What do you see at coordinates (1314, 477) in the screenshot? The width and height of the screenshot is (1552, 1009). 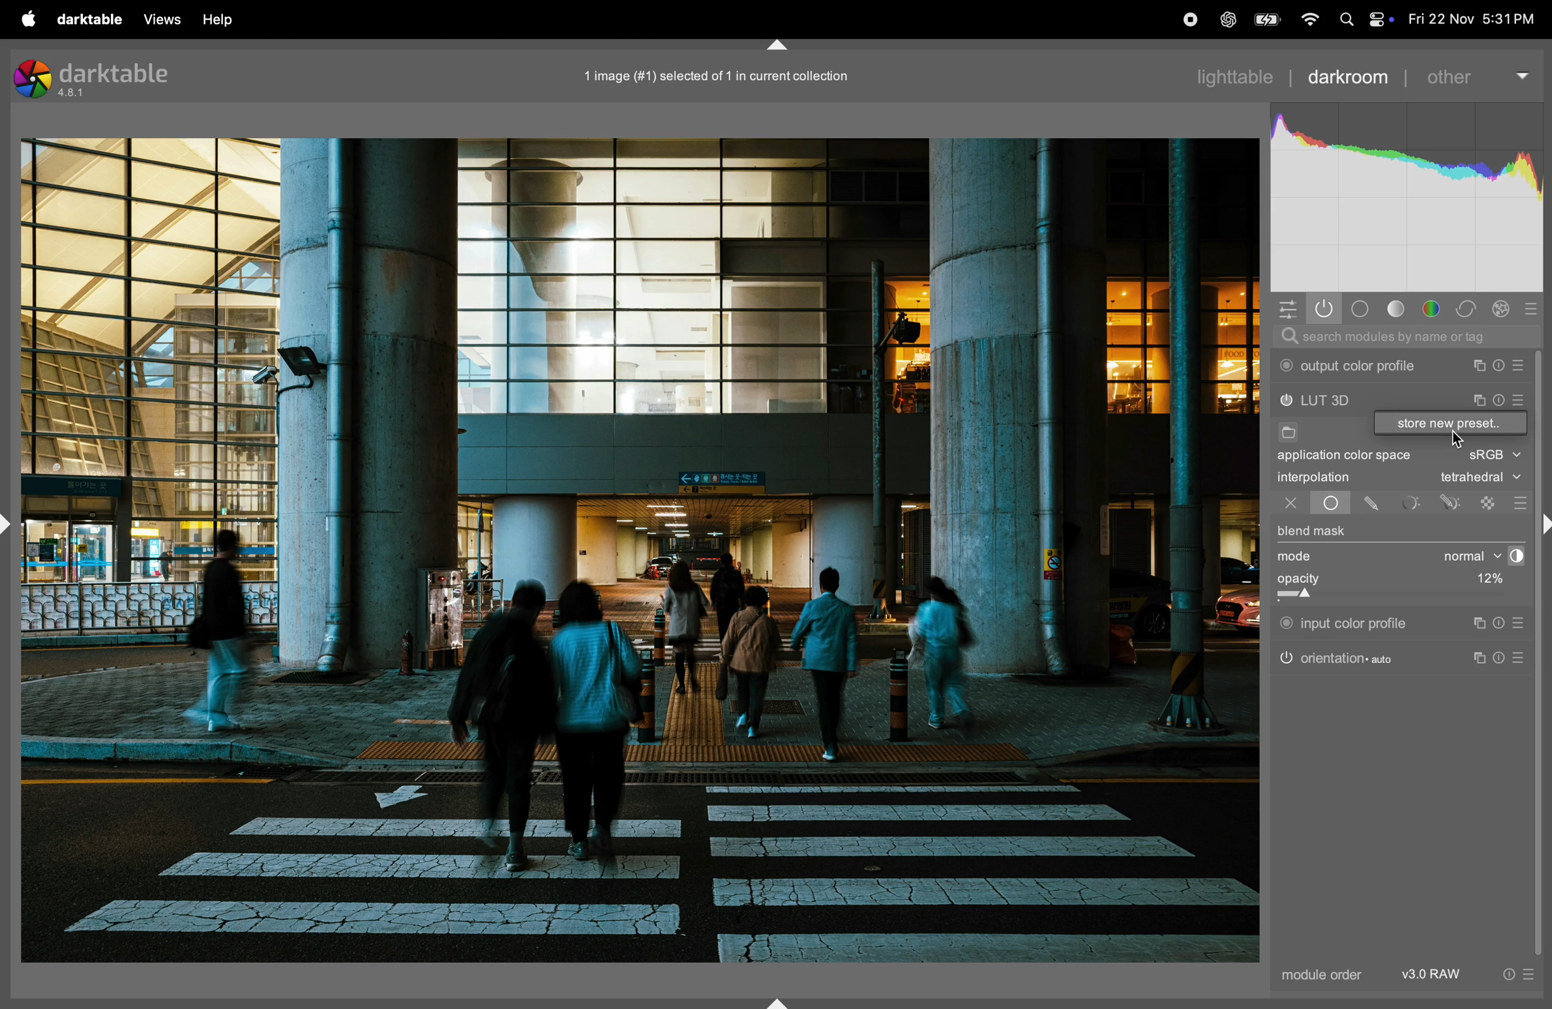 I see `interpolation` at bounding box center [1314, 477].